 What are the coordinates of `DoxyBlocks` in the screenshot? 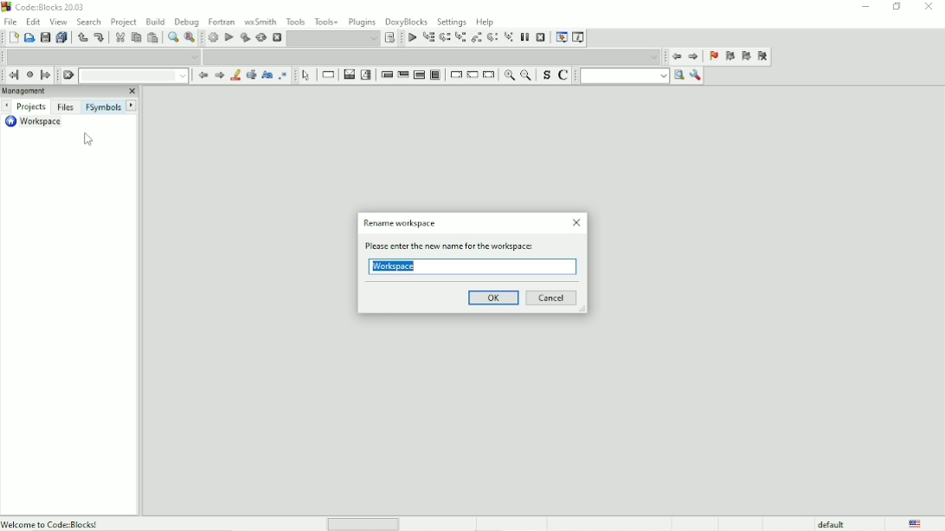 It's located at (407, 20).